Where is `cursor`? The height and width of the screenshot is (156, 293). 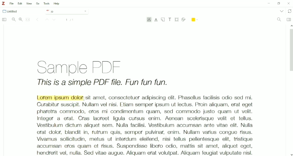
cursor is located at coordinates (84, 99).